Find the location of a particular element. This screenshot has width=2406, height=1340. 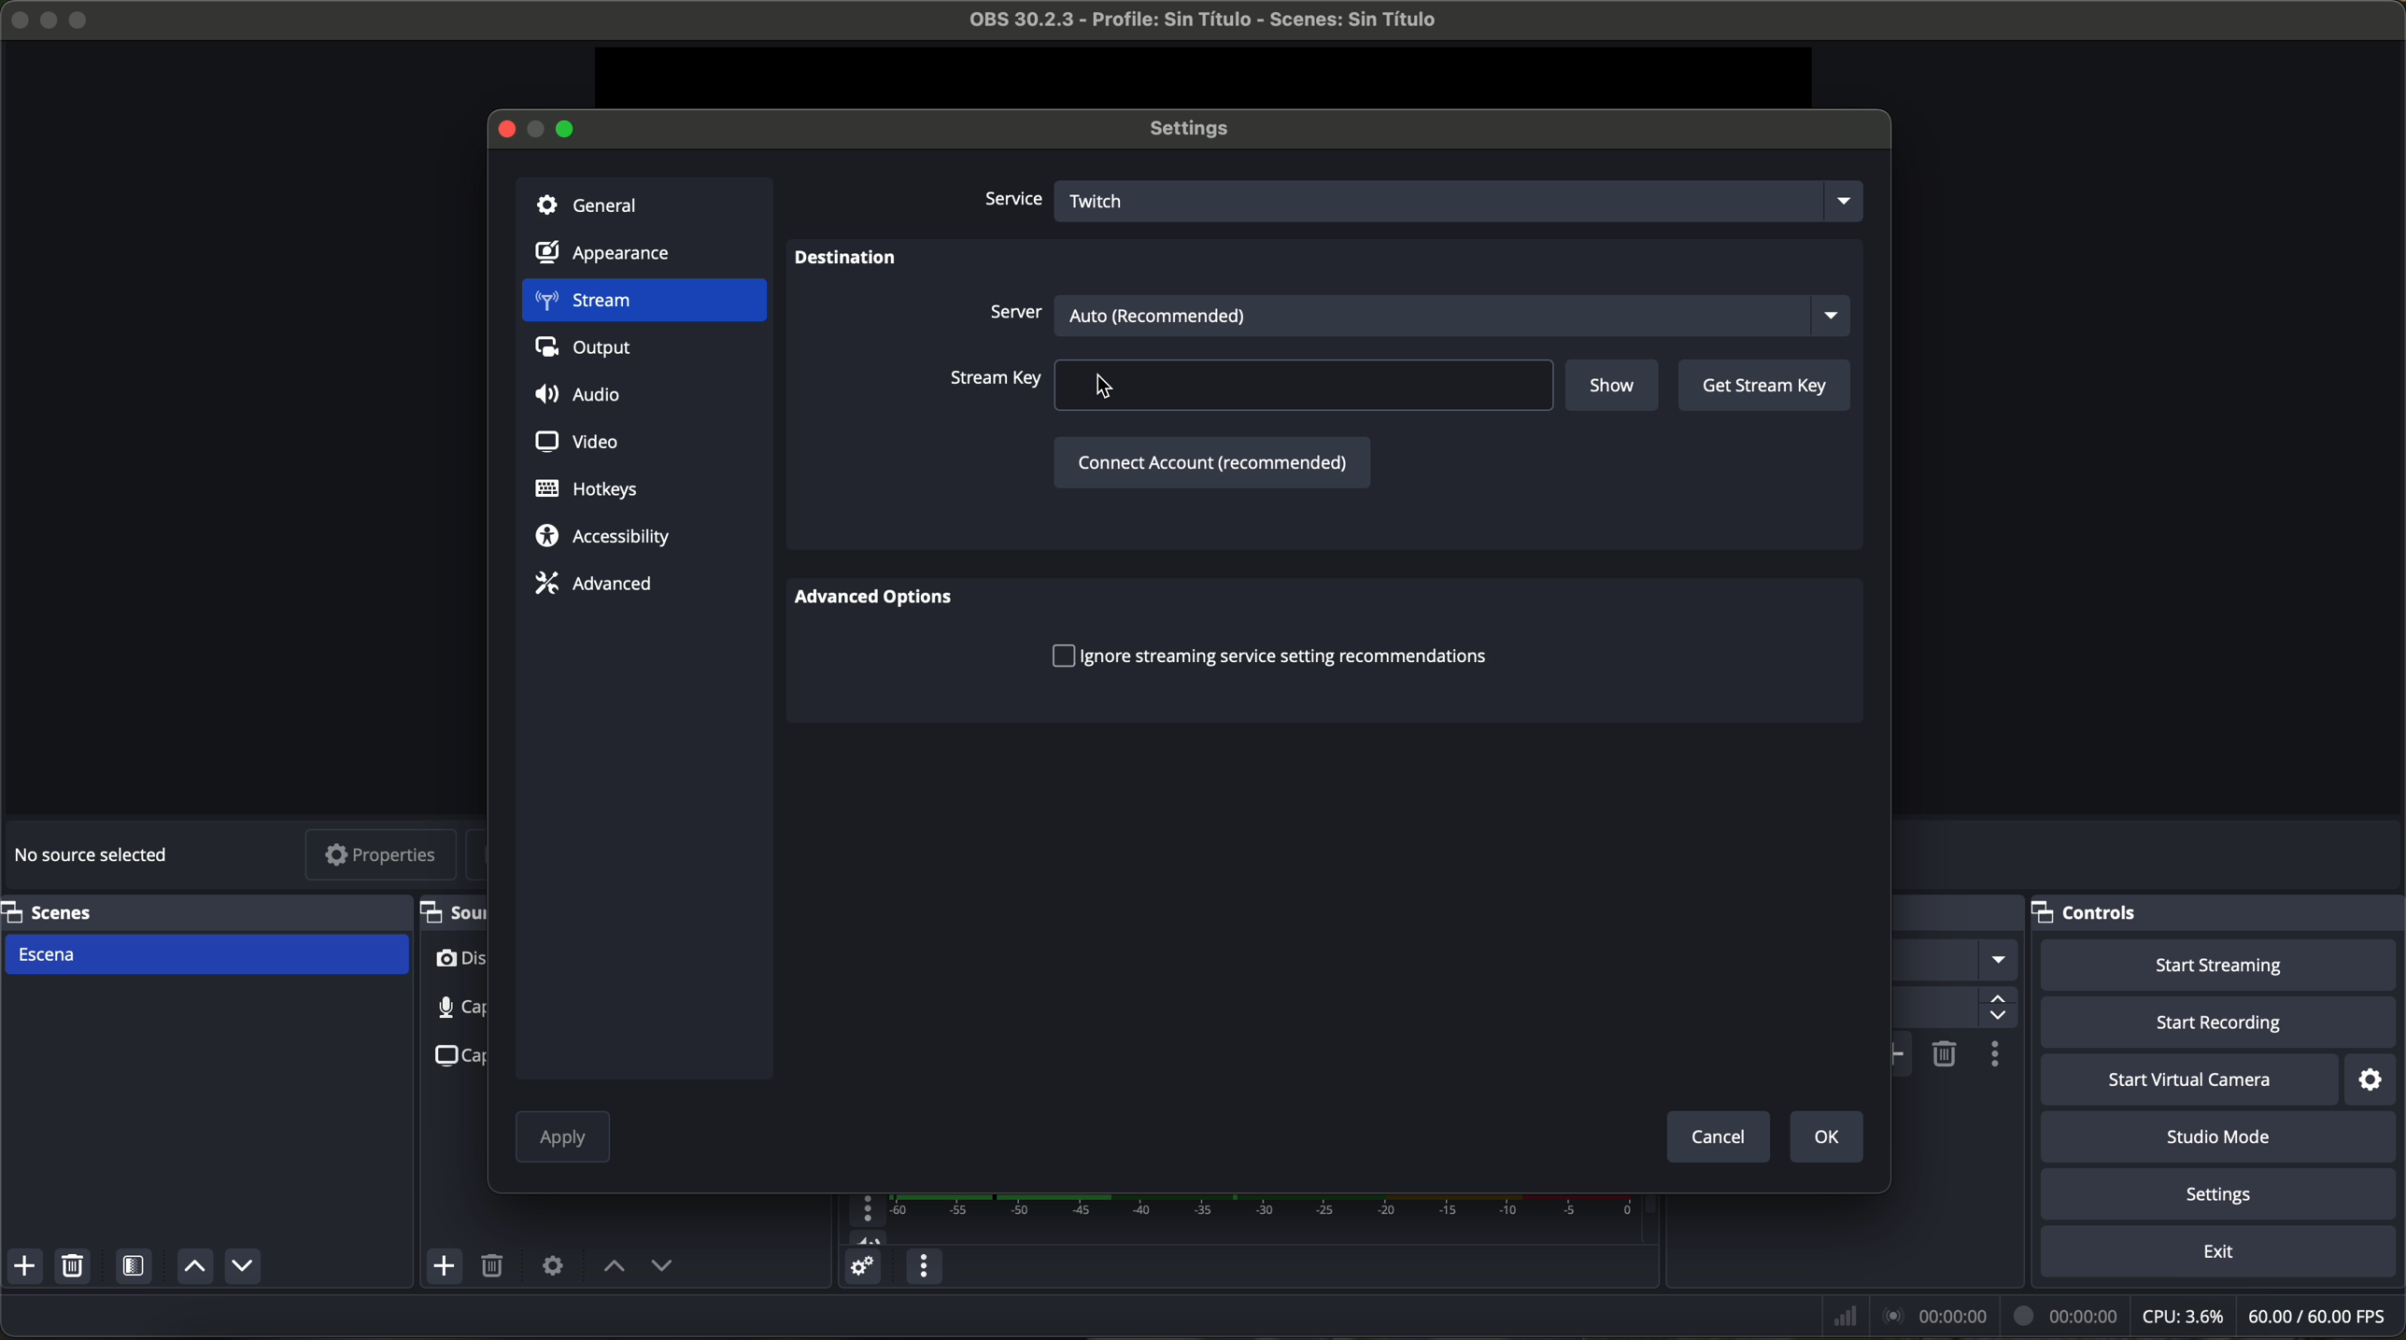

exit is located at coordinates (2222, 1255).